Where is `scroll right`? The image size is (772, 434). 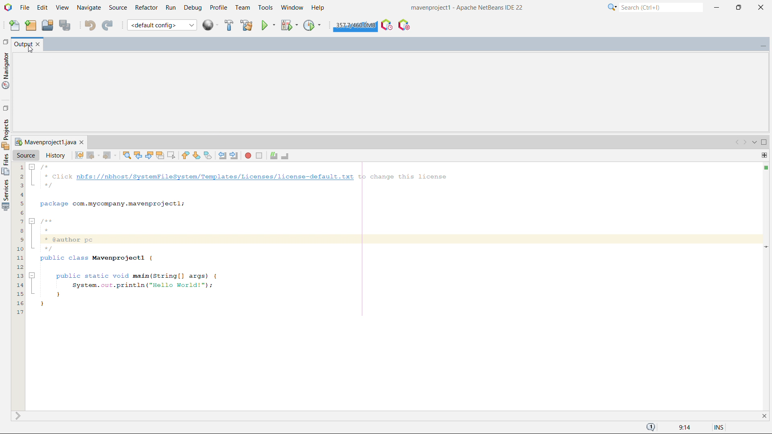
scroll right is located at coordinates (745, 143).